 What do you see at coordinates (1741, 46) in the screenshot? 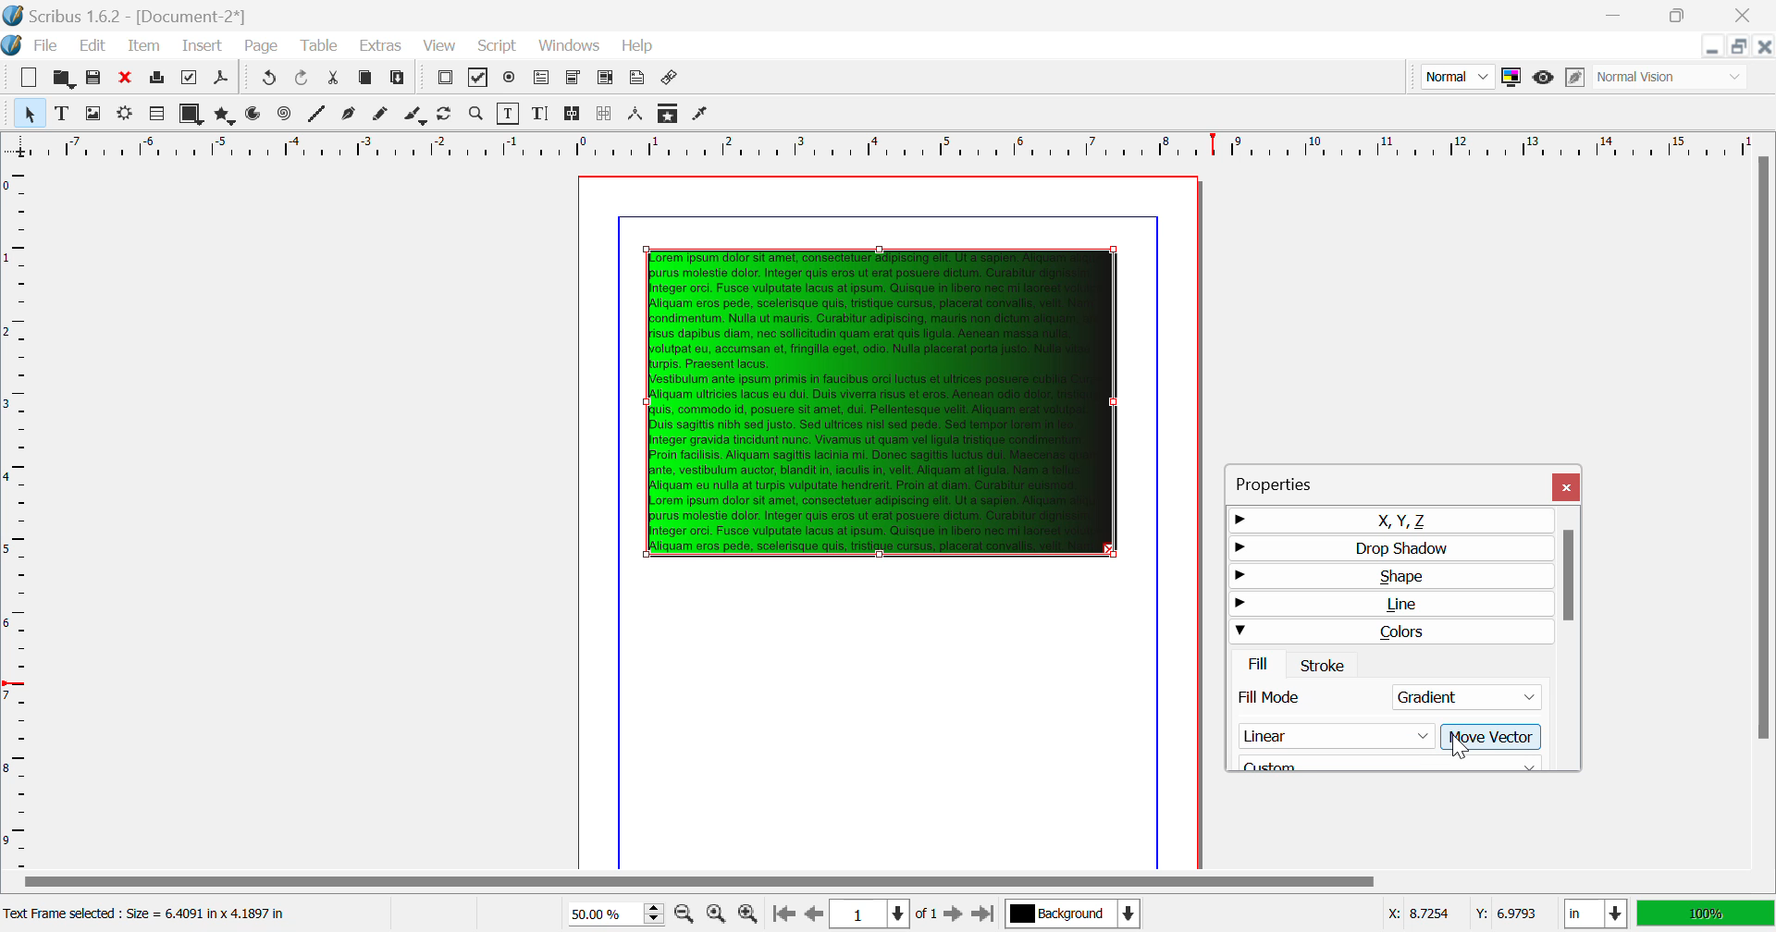
I see `Minimize` at bounding box center [1741, 46].